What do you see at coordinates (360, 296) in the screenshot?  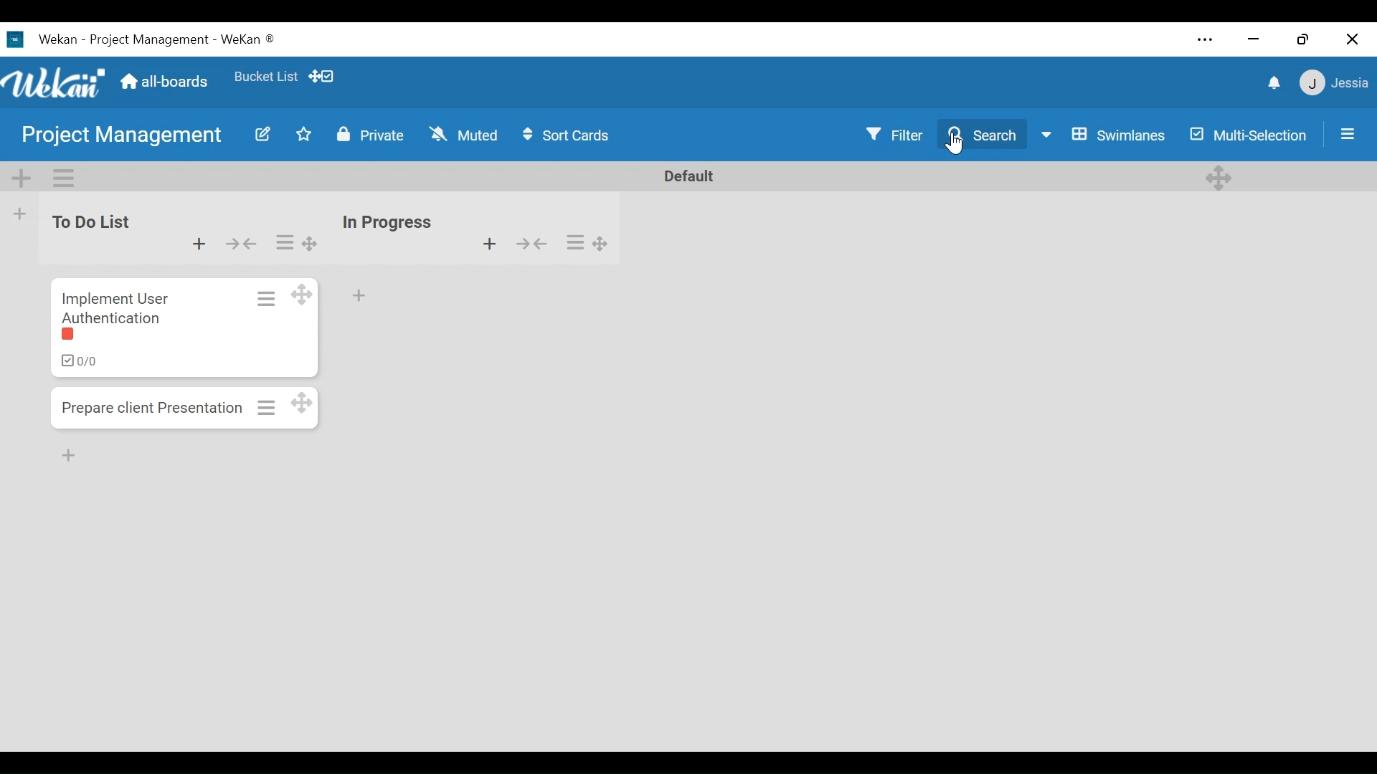 I see `Add card to bottom of the list` at bounding box center [360, 296].